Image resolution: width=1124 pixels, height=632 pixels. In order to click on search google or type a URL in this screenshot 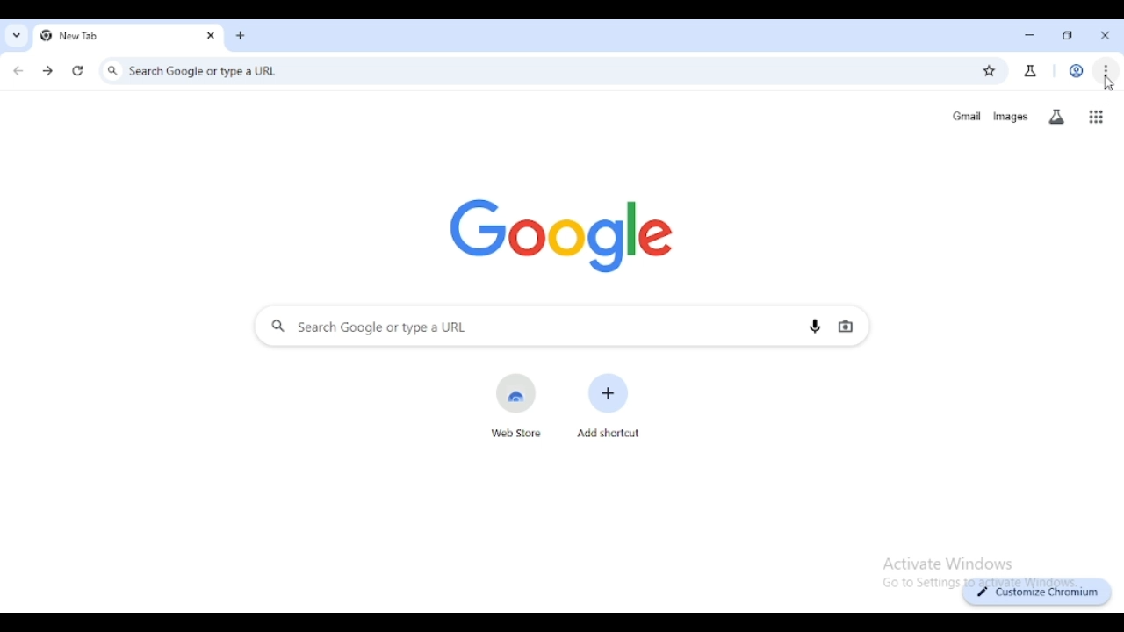, I will do `click(522, 70)`.